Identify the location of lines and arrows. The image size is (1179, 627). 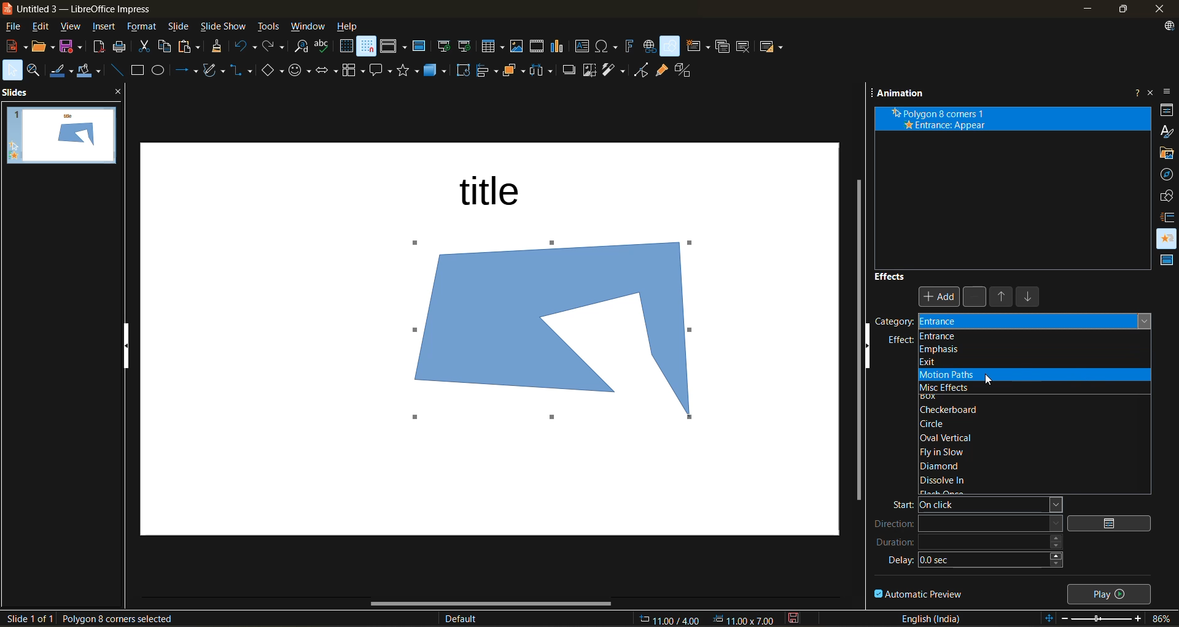
(184, 71).